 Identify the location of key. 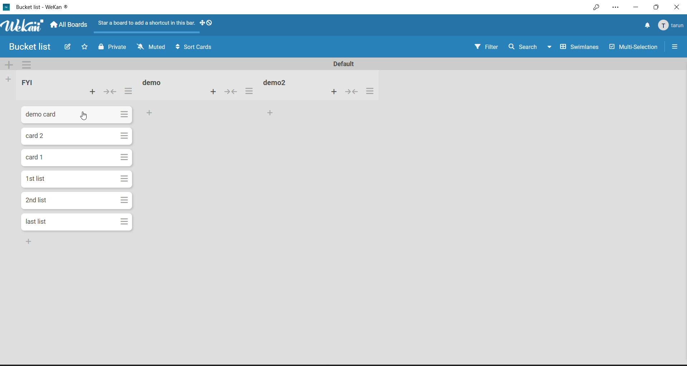
(596, 8).